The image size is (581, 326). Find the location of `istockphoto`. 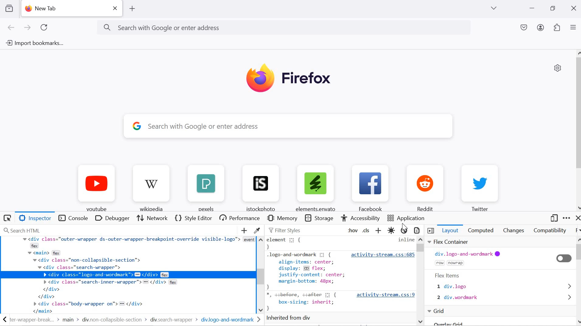

istockphoto is located at coordinates (263, 187).